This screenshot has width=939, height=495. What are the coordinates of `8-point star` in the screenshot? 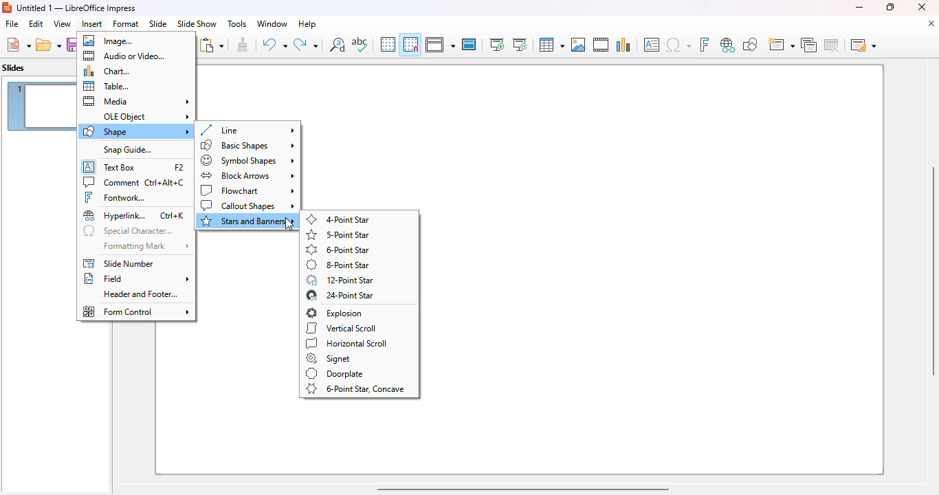 It's located at (338, 265).